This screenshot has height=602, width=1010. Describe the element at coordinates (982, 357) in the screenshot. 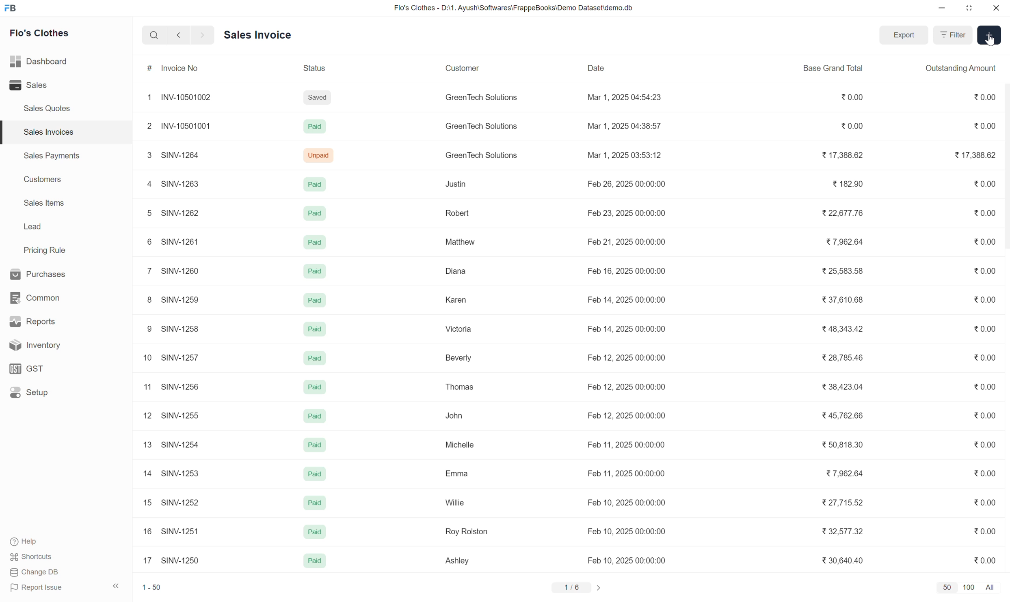

I see `₹0.00` at that location.